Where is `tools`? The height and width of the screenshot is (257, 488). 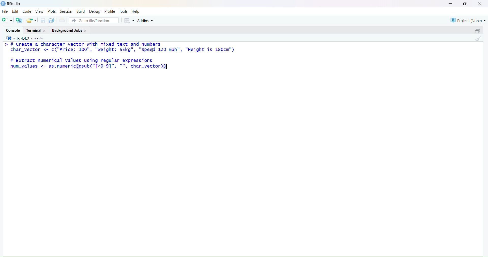 tools is located at coordinates (124, 11).